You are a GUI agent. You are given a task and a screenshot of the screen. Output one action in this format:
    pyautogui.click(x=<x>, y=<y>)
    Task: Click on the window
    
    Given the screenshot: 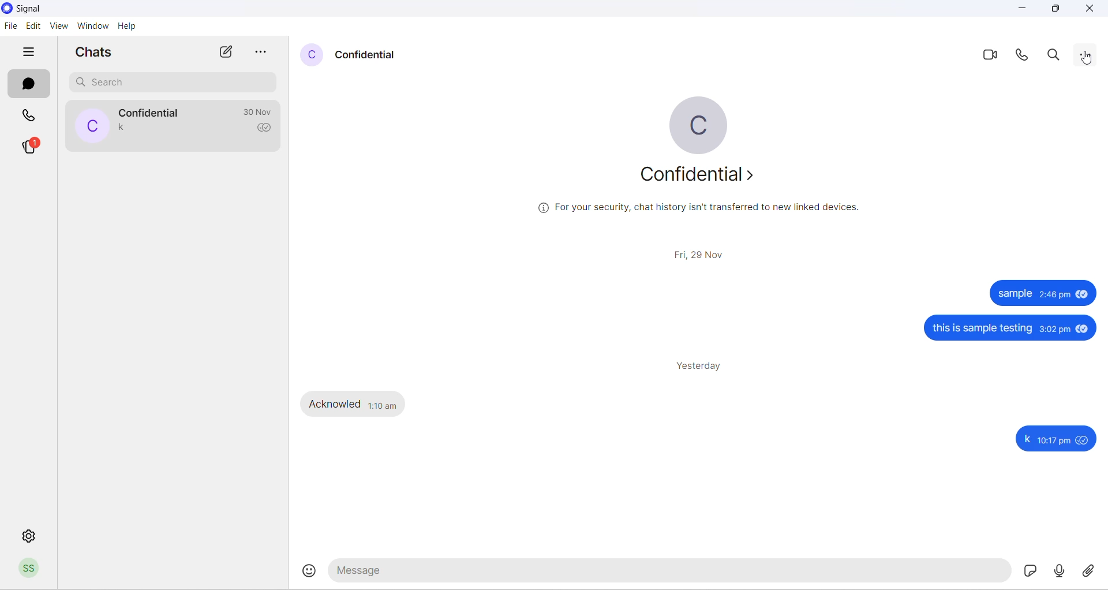 What is the action you would take?
    pyautogui.click(x=93, y=25)
    